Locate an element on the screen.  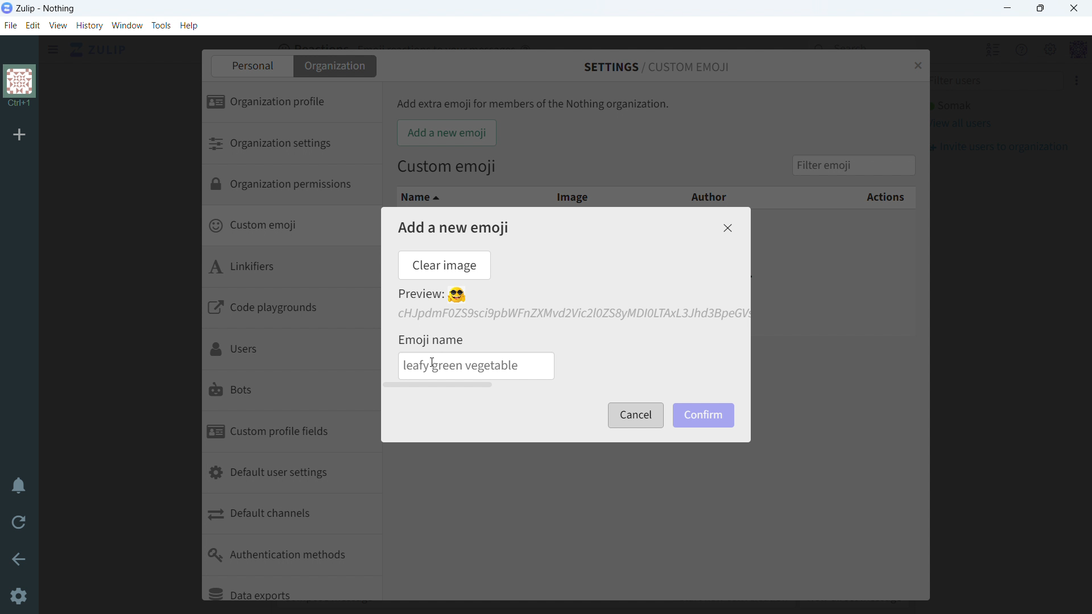
invite users is located at coordinates (1064, 81).